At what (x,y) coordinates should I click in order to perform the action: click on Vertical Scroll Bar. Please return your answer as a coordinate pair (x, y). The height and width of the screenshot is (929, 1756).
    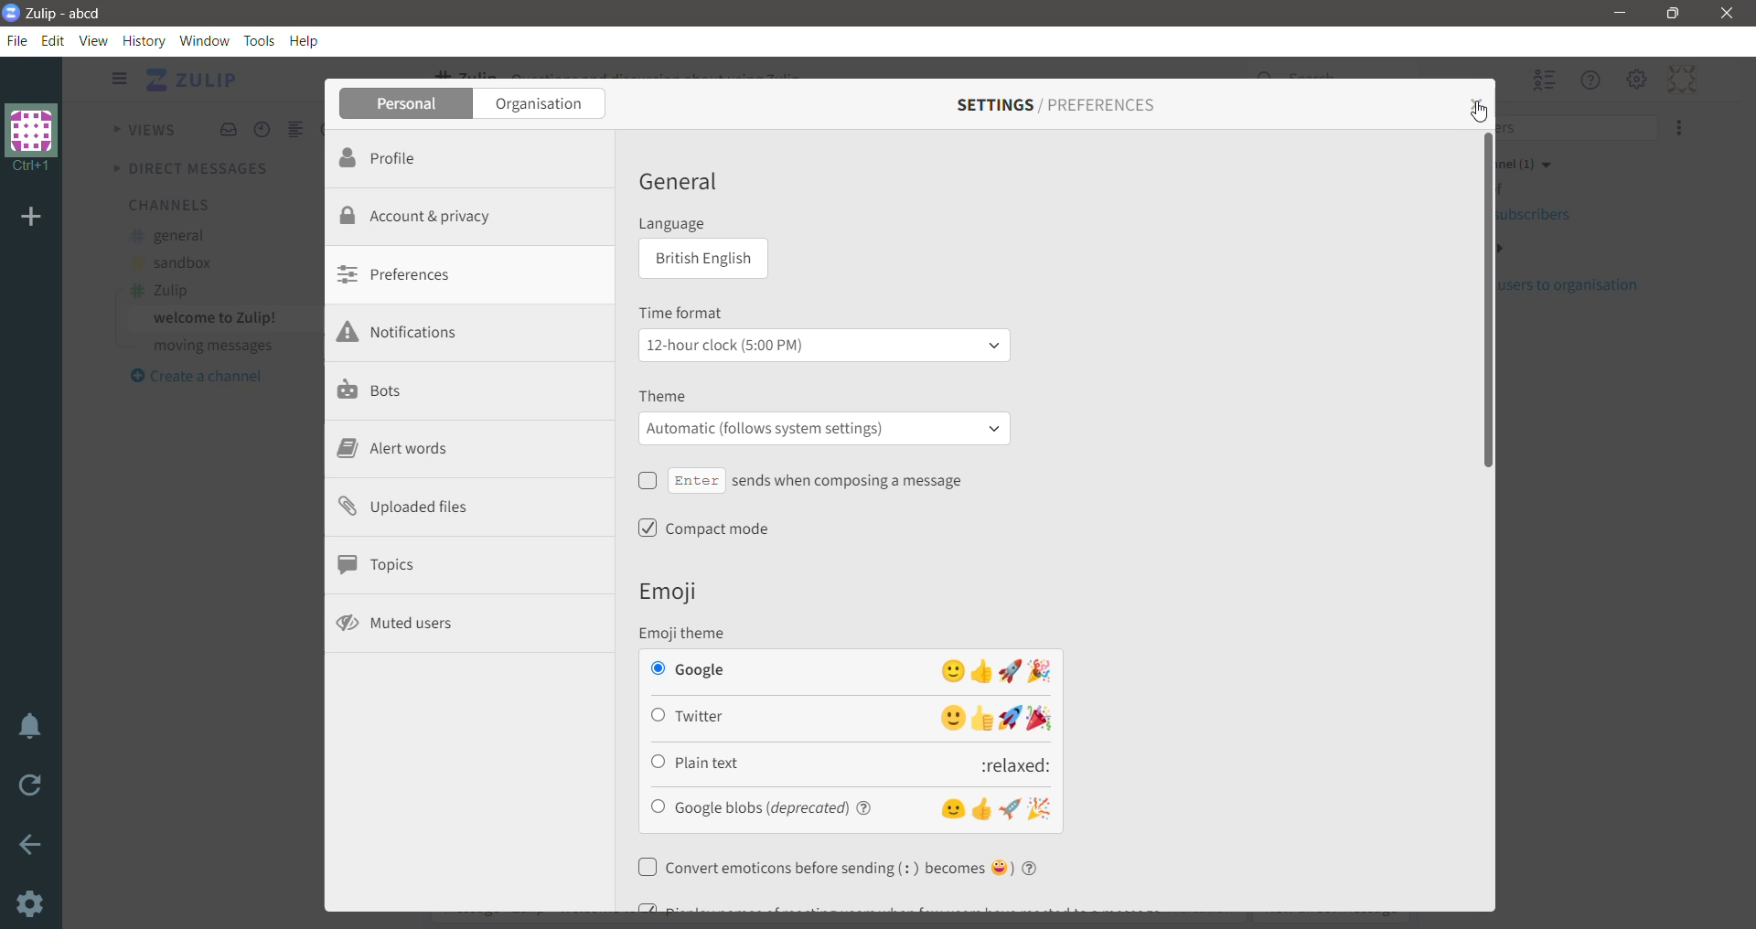
    Looking at the image, I should click on (1486, 520).